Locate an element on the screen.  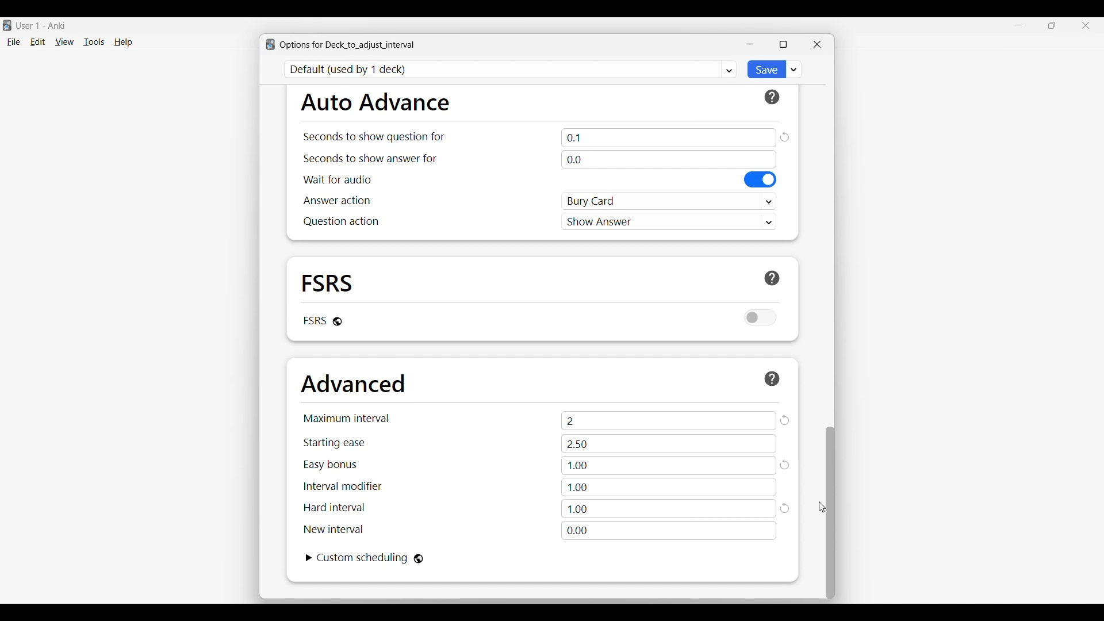
Tools menu is located at coordinates (94, 42).